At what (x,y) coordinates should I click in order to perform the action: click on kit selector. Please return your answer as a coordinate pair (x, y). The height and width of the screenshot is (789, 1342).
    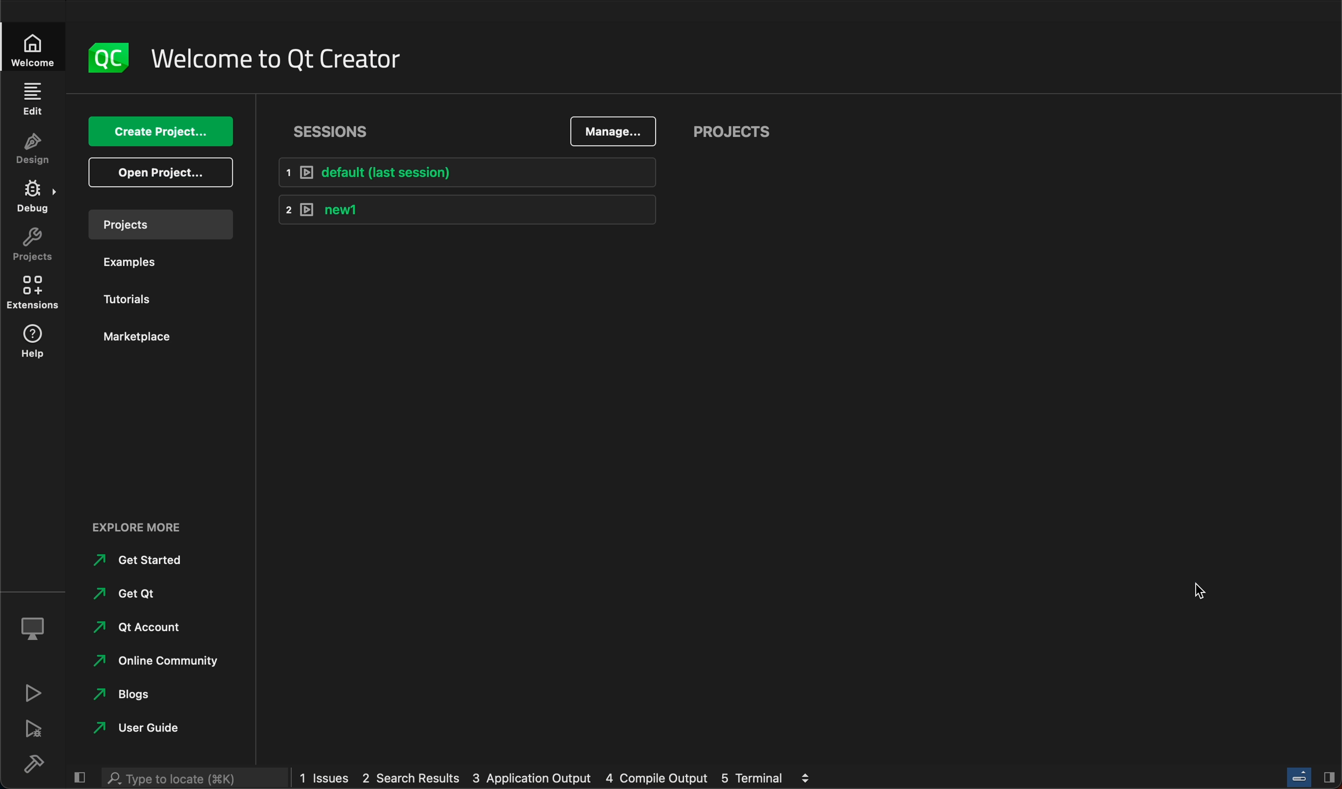
    Looking at the image, I should click on (34, 629).